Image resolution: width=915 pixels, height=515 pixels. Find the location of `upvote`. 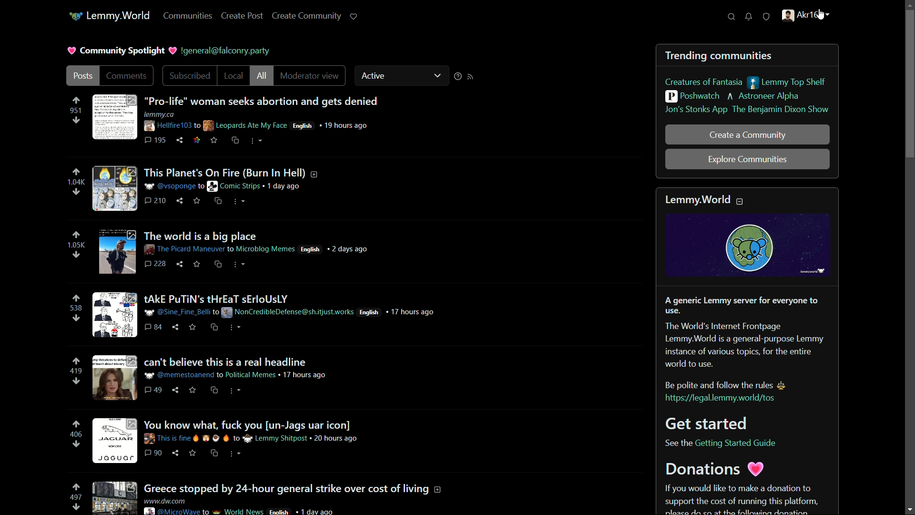

upvote is located at coordinates (76, 235).